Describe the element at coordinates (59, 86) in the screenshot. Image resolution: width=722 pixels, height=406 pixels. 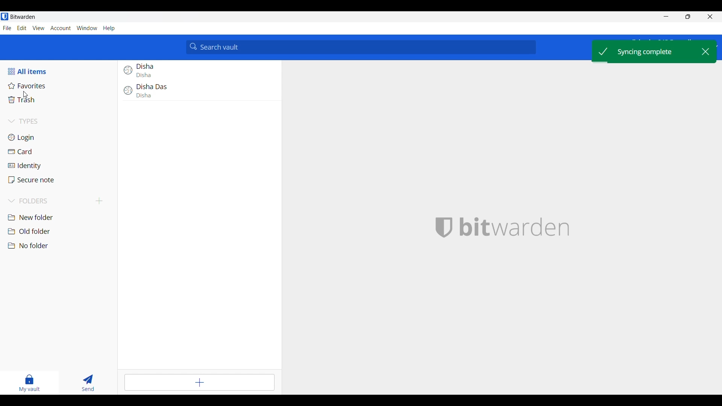
I see `Favorites` at that location.